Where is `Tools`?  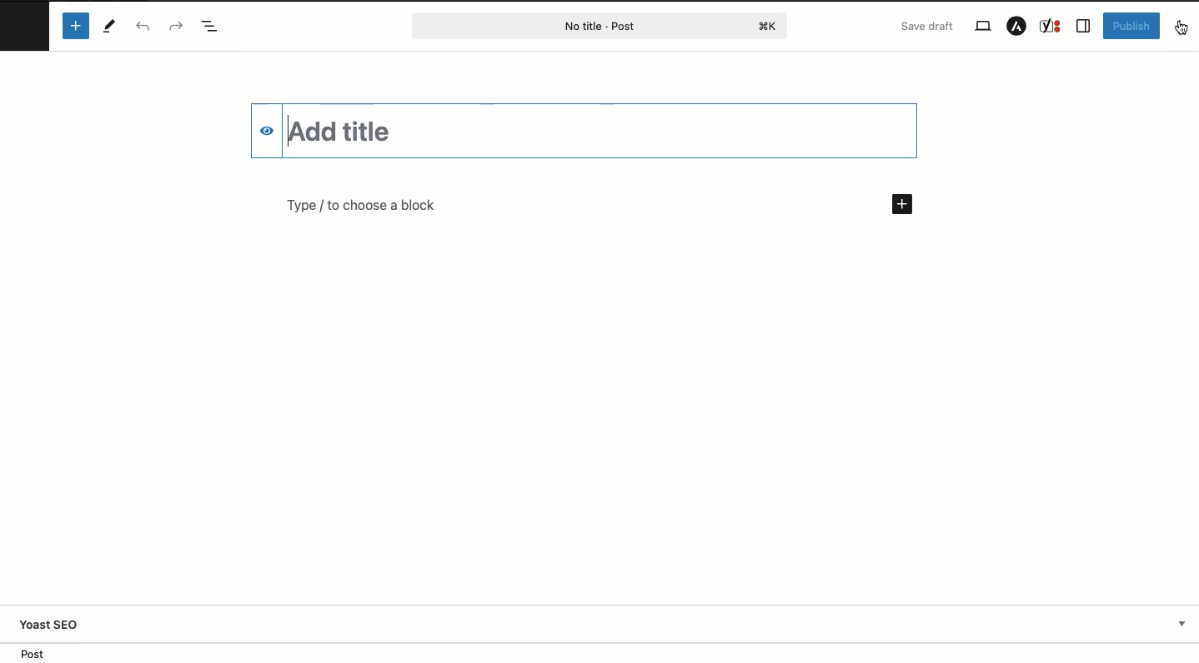
Tools is located at coordinates (110, 27).